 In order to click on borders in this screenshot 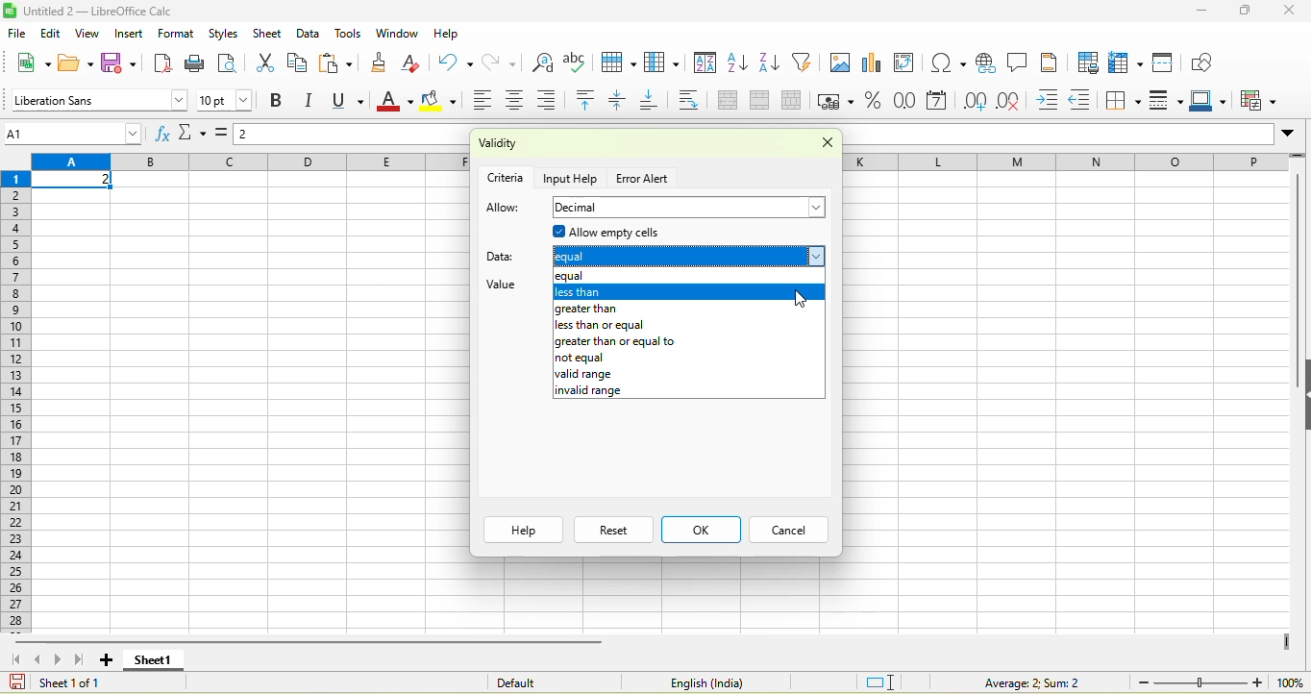, I will do `click(1125, 101)`.